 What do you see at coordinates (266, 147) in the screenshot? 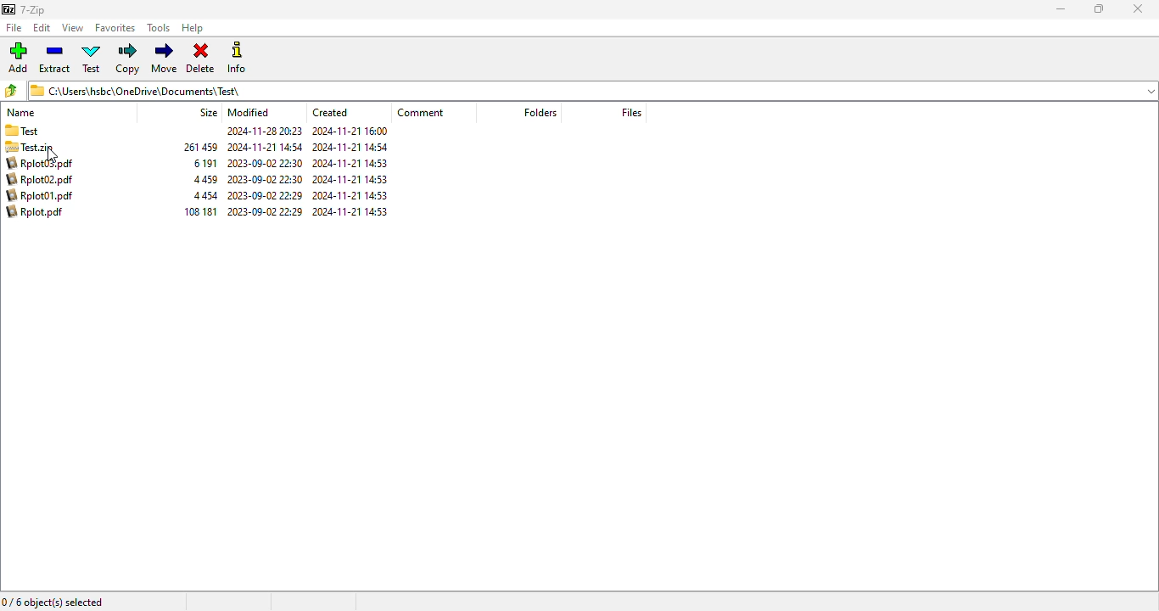
I see `2024-11-21 14:54` at bounding box center [266, 147].